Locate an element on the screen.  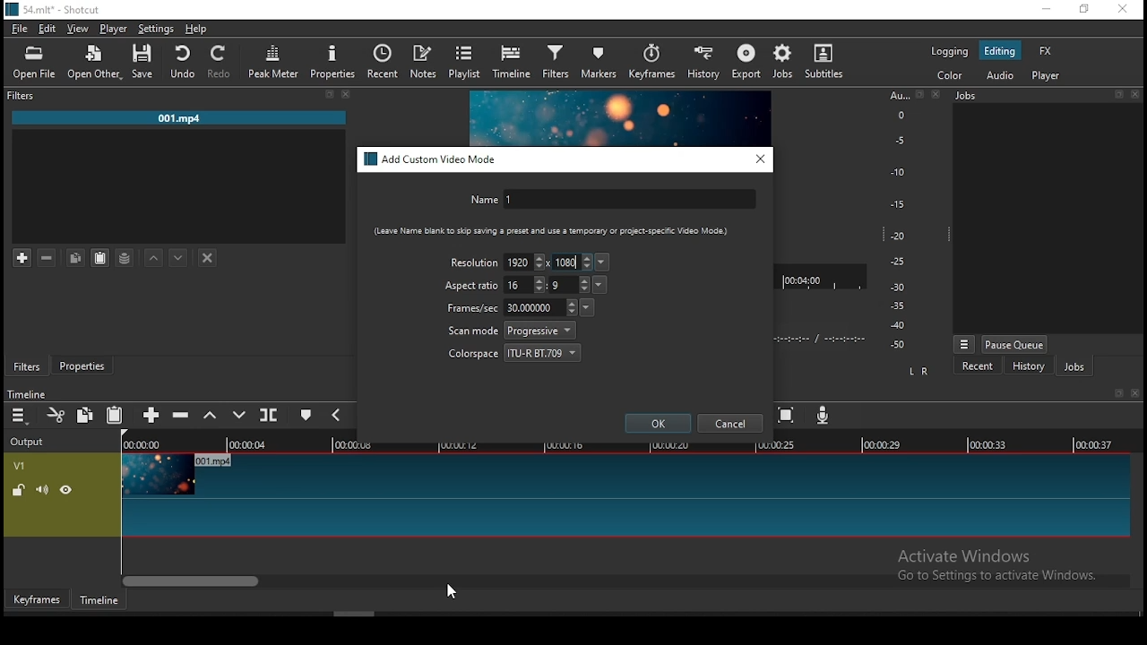
close is located at coordinates (1138, 95).